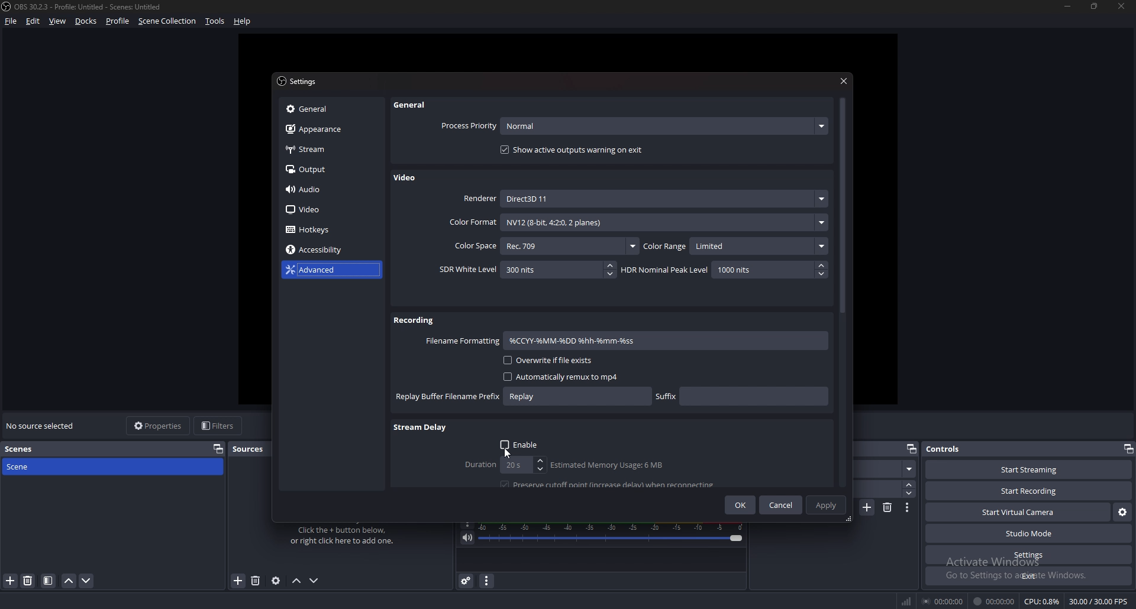 The image size is (1136, 609). I want to click on Audio, so click(325, 190).